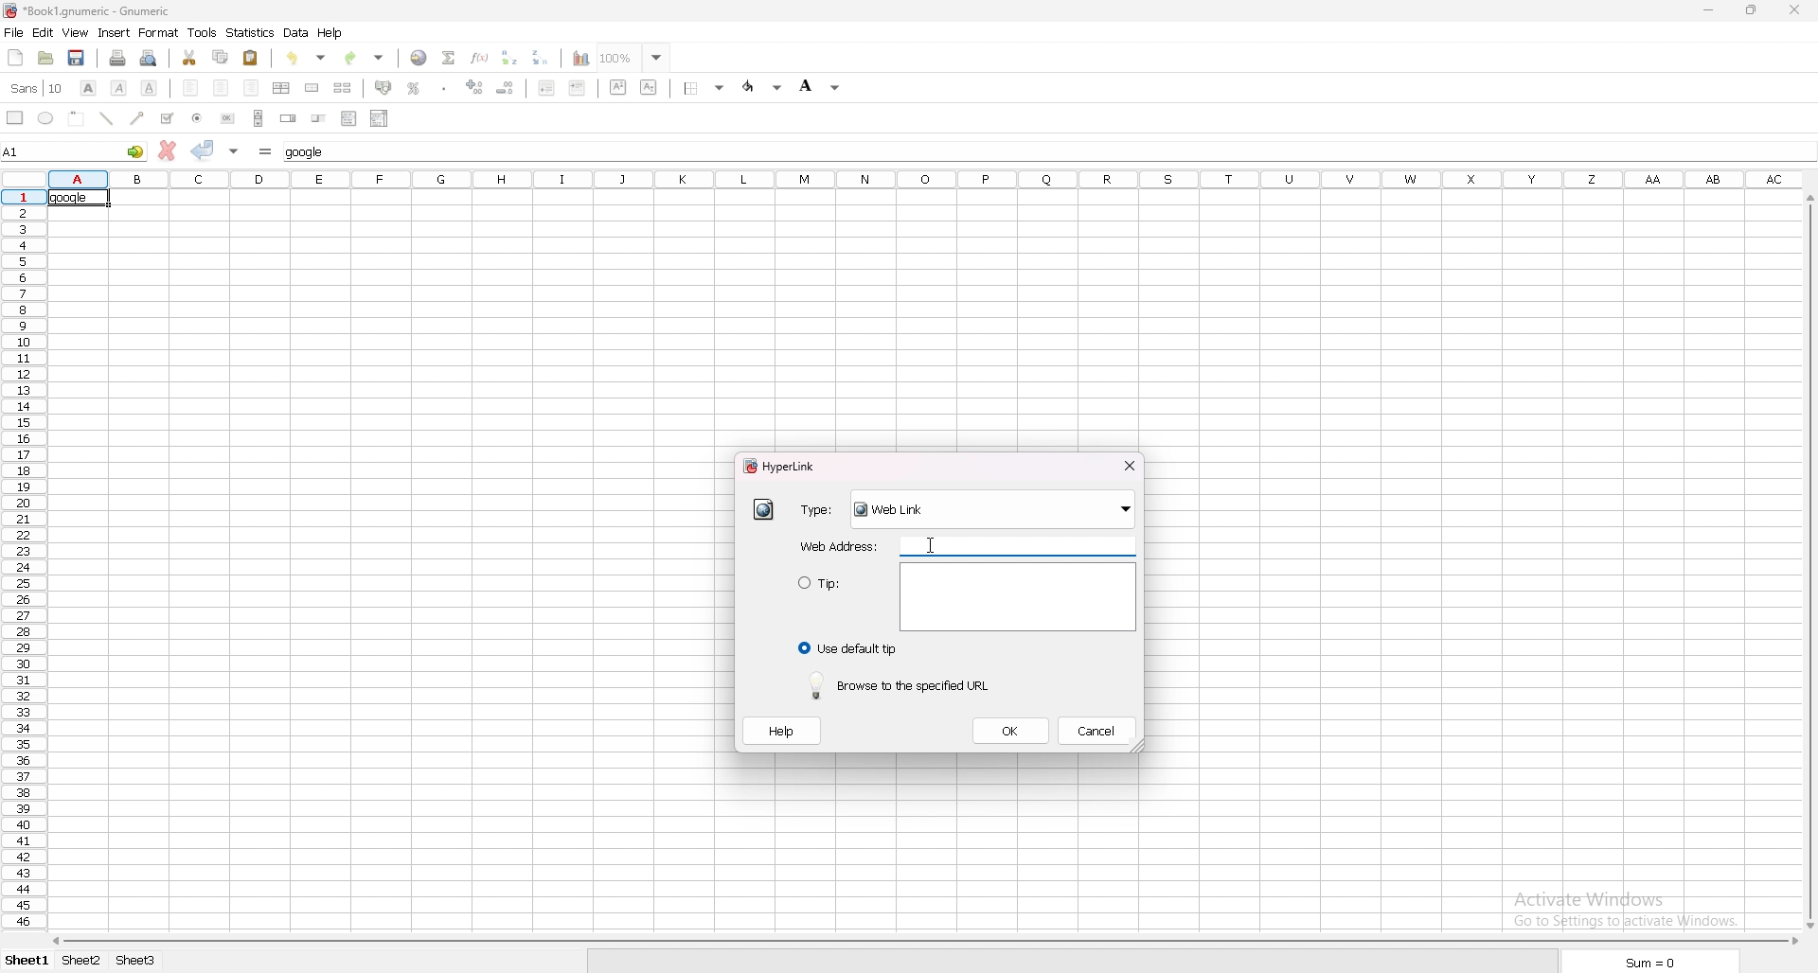 The height and width of the screenshot is (973, 1818). Describe the element at coordinates (1709, 10) in the screenshot. I see `minimize` at that location.